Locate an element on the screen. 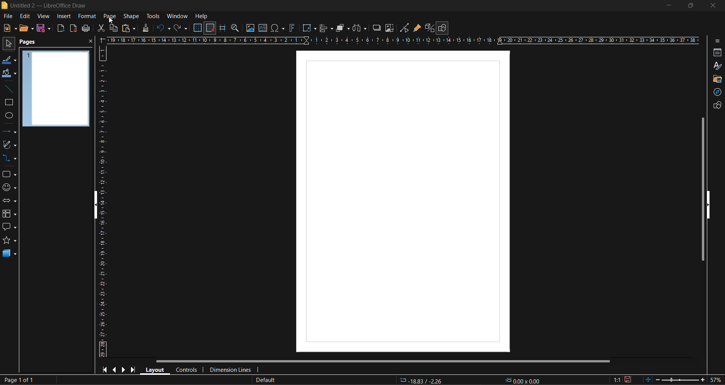  page preview is located at coordinates (56, 90).